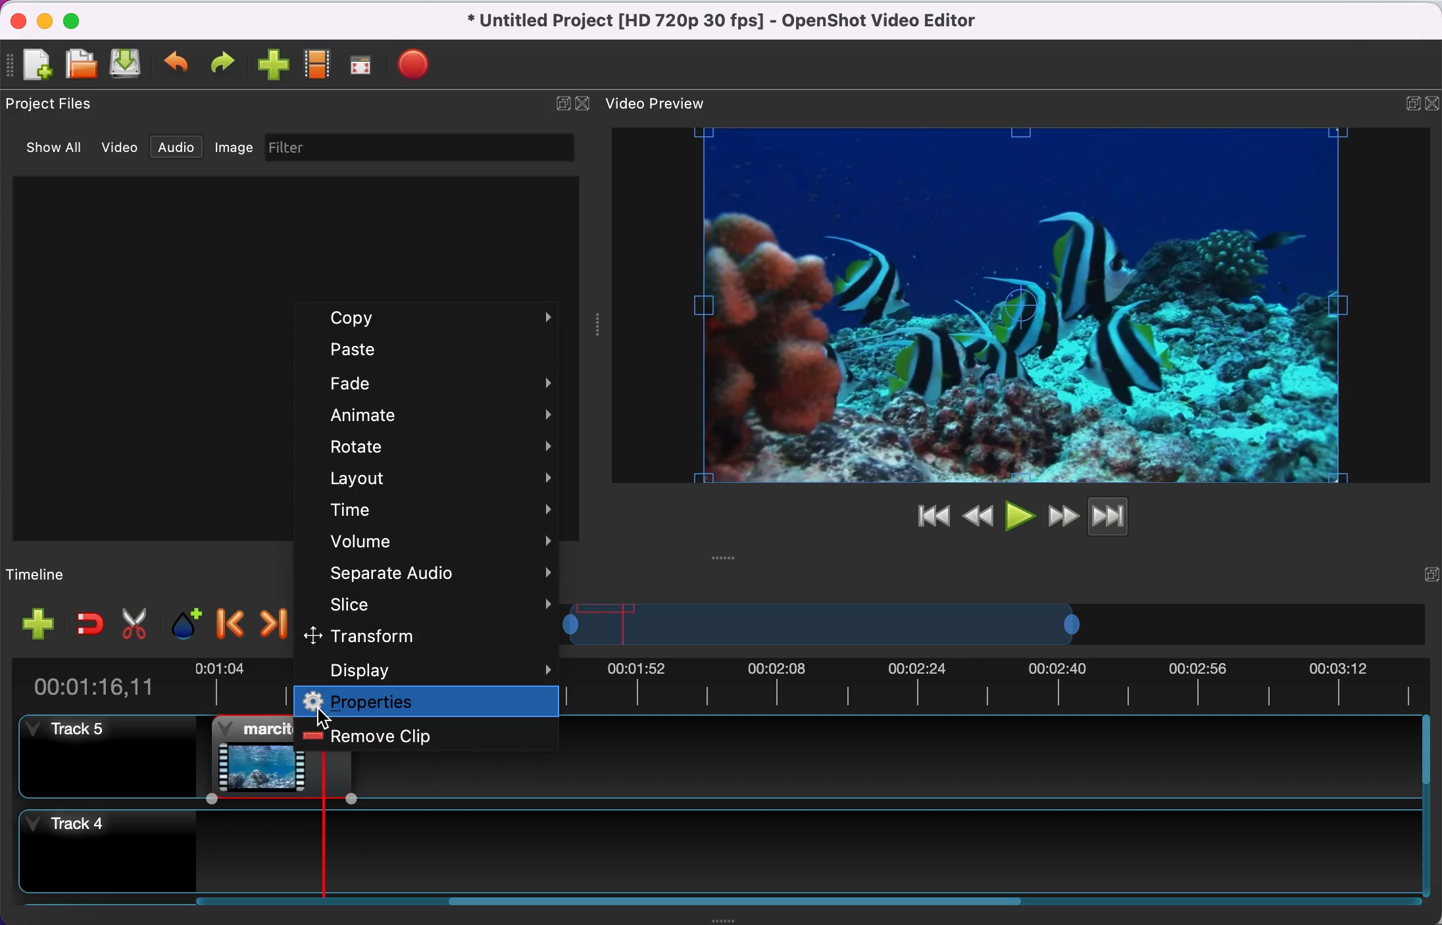 This screenshot has height=925, width=1442. What do you see at coordinates (739, 906) in the screenshot?
I see `scroll bar` at bounding box center [739, 906].